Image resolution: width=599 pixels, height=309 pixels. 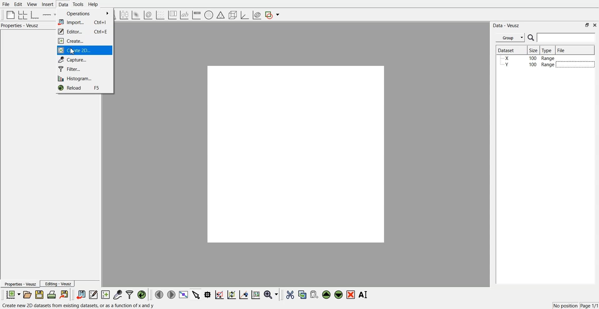 I want to click on 3D Scene, so click(x=233, y=15).